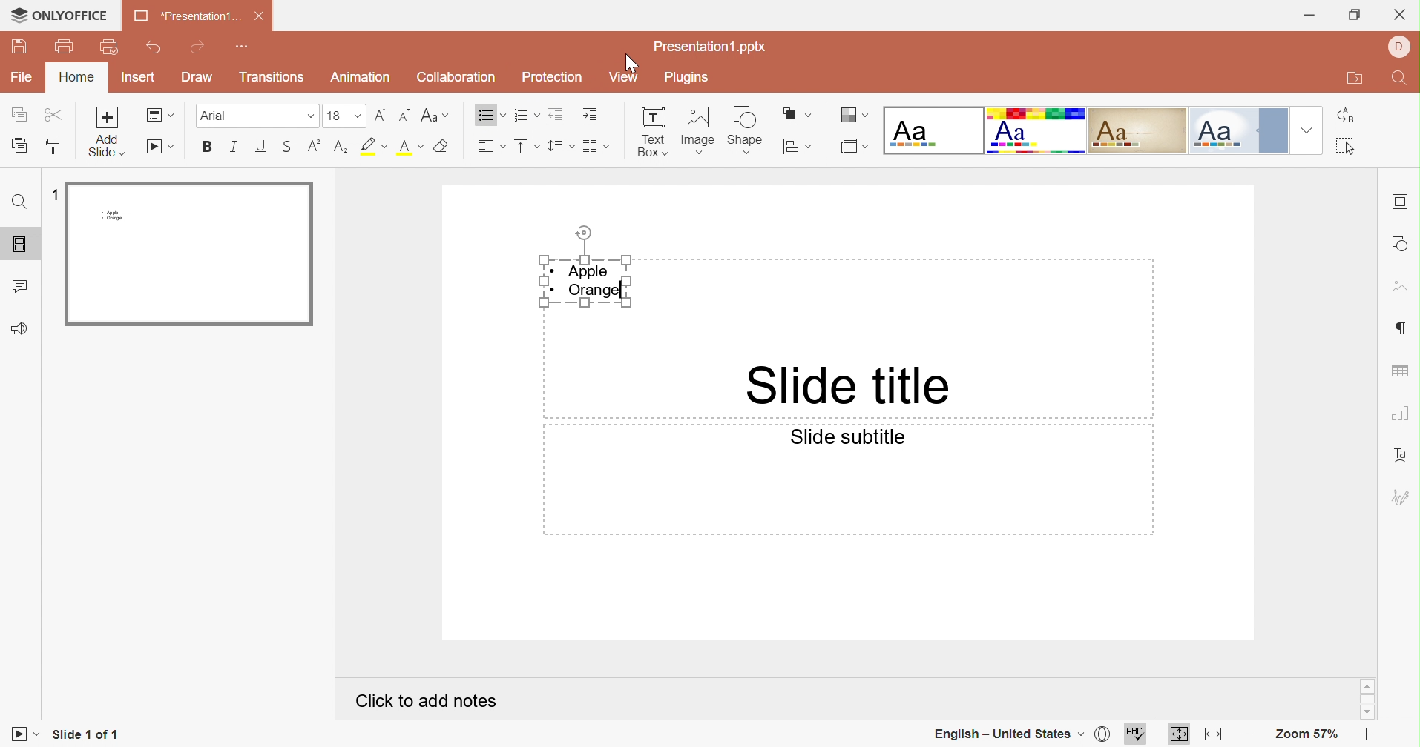  I want to click on Redo, so click(197, 49).